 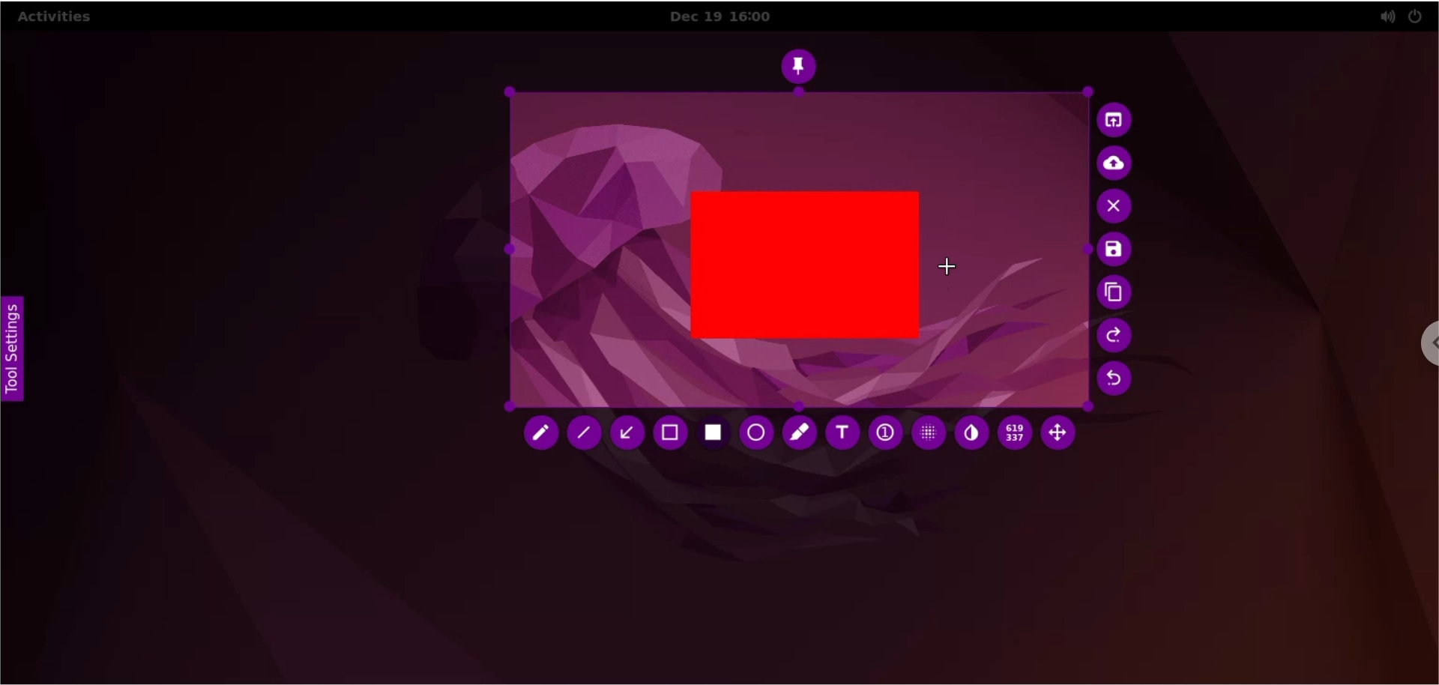 What do you see at coordinates (799, 434) in the screenshot?
I see `marker tool` at bounding box center [799, 434].